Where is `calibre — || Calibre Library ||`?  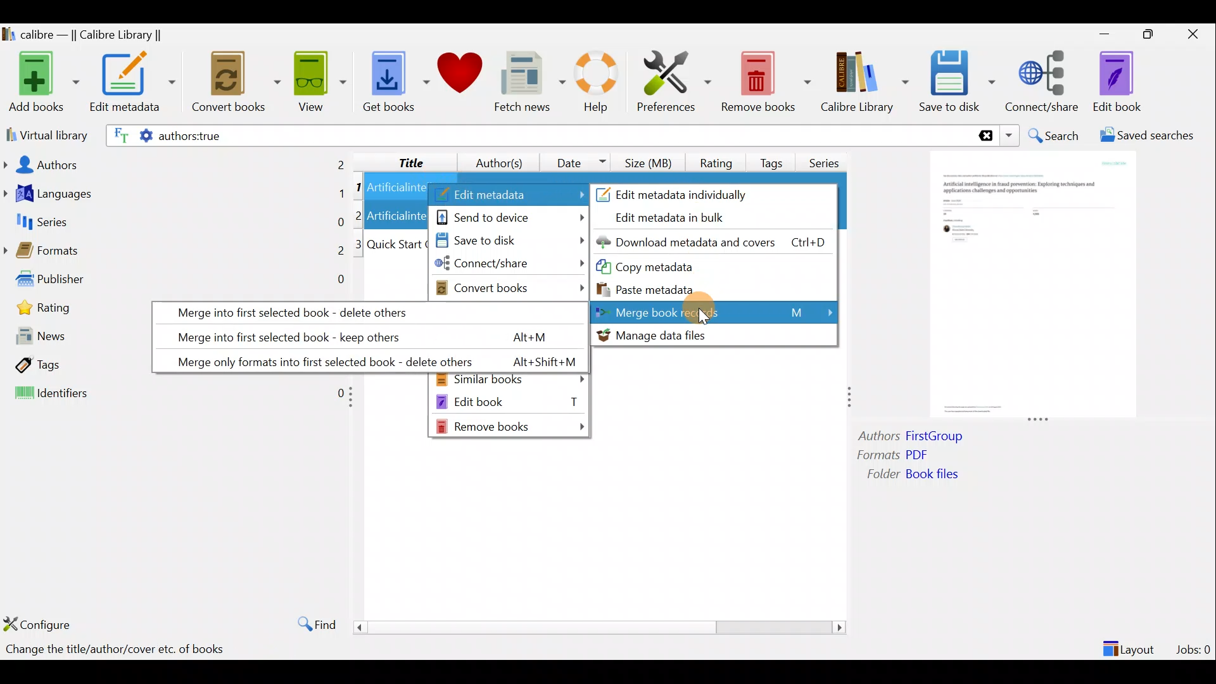
calibre — || Calibre Library || is located at coordinates (84, 35).